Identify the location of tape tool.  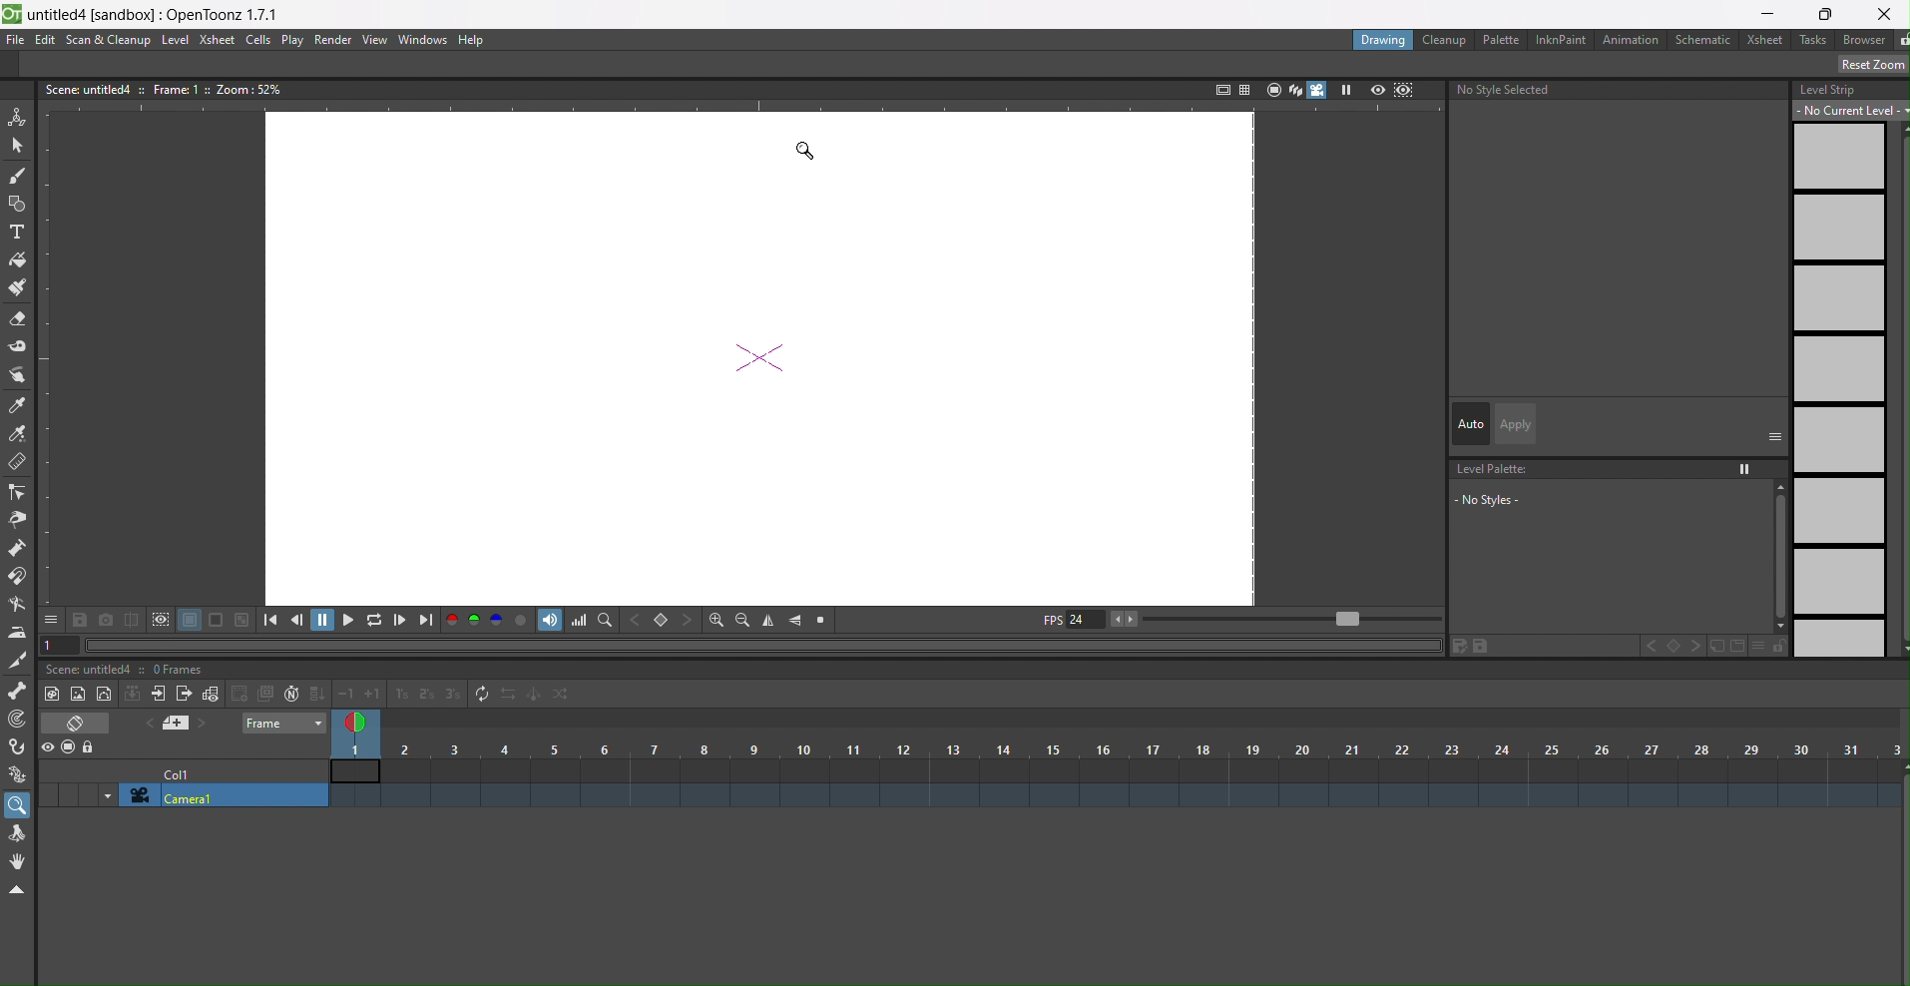
(18, 348).